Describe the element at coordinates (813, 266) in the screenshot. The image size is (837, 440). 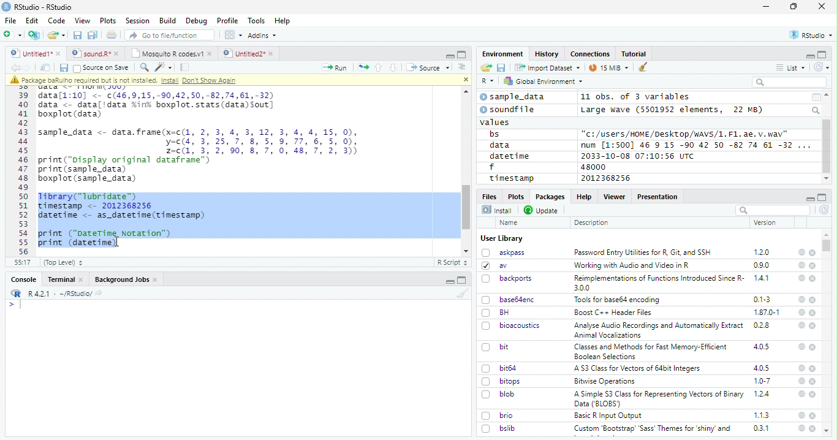
I see `close` at that location.